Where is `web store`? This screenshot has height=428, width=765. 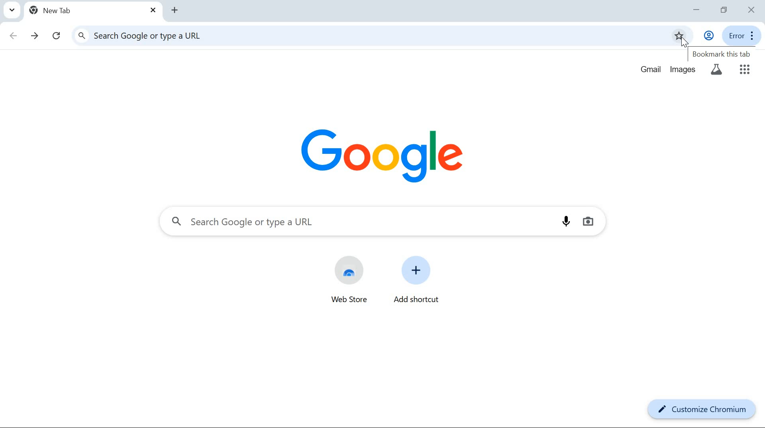 web store is located at coordinates (350, 282).